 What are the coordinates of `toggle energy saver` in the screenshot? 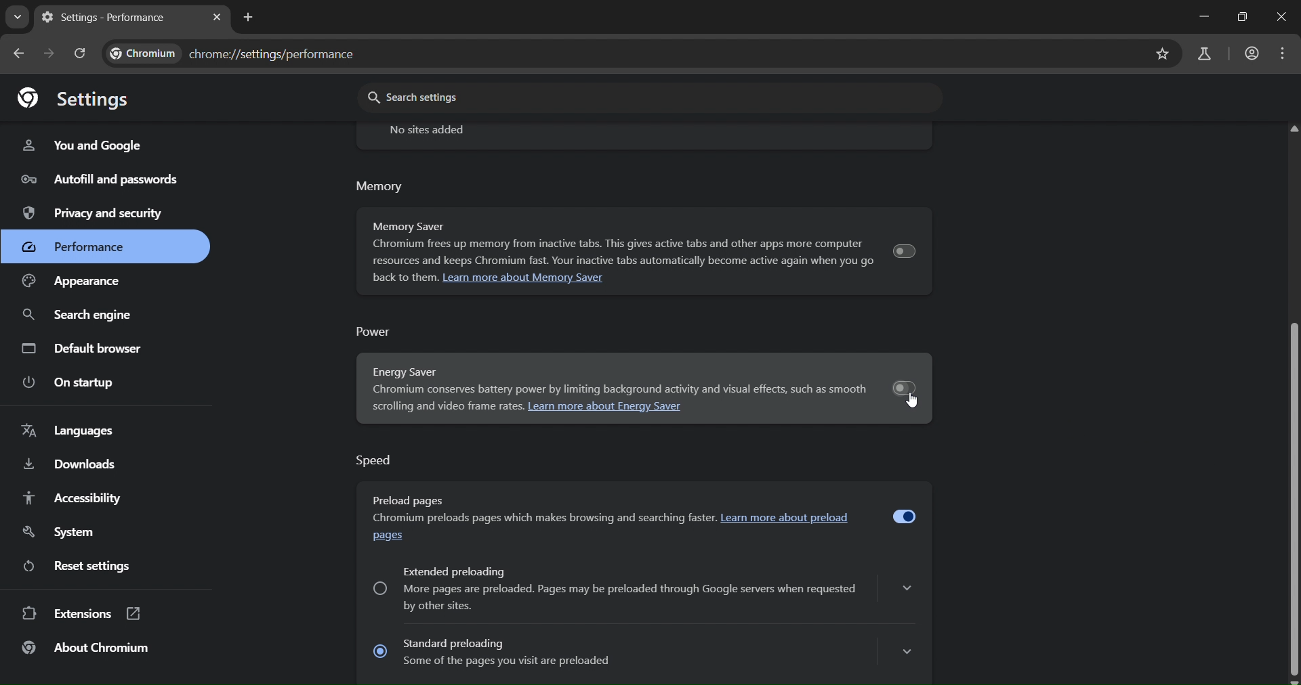 It's located at (903, 386).